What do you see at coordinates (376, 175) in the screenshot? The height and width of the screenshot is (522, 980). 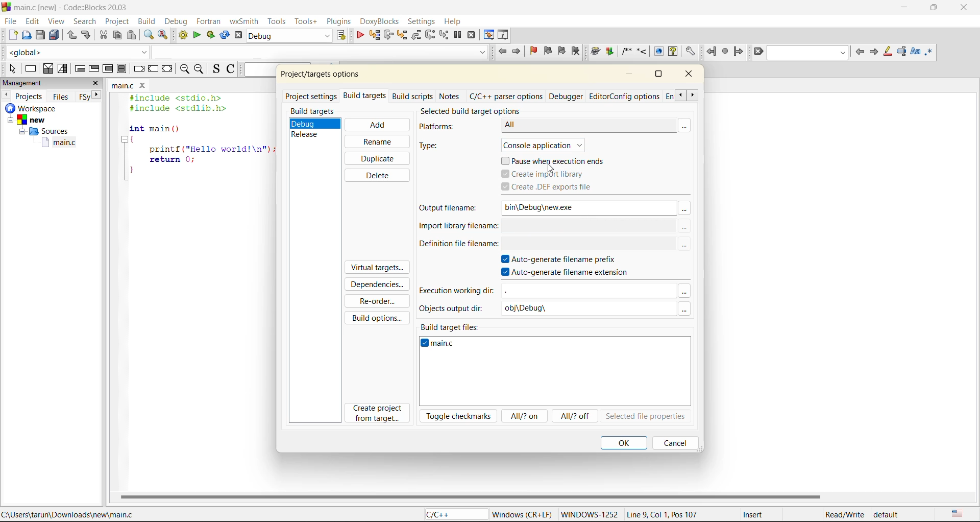 I see `delete` at bounding box center [376, 175].